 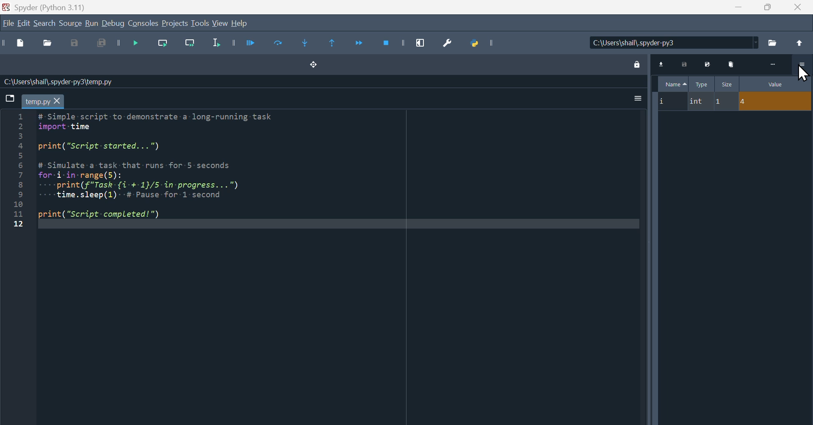 I want to click on Simple script to demonstrate a long running task, so click(x=163, y=166).